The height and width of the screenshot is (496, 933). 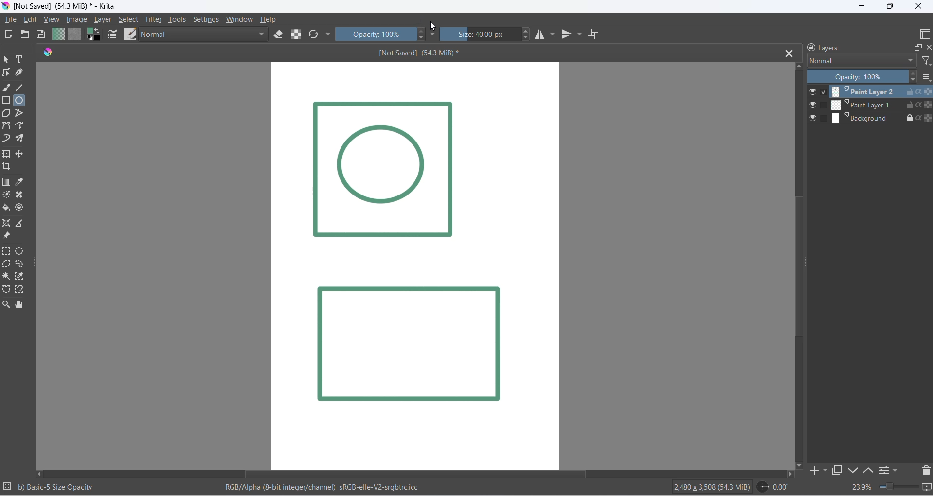 What do you see at coordinates (924, 117) in the screenshot?
I see `Preserver Alpha` at bounding box center [924, 117].